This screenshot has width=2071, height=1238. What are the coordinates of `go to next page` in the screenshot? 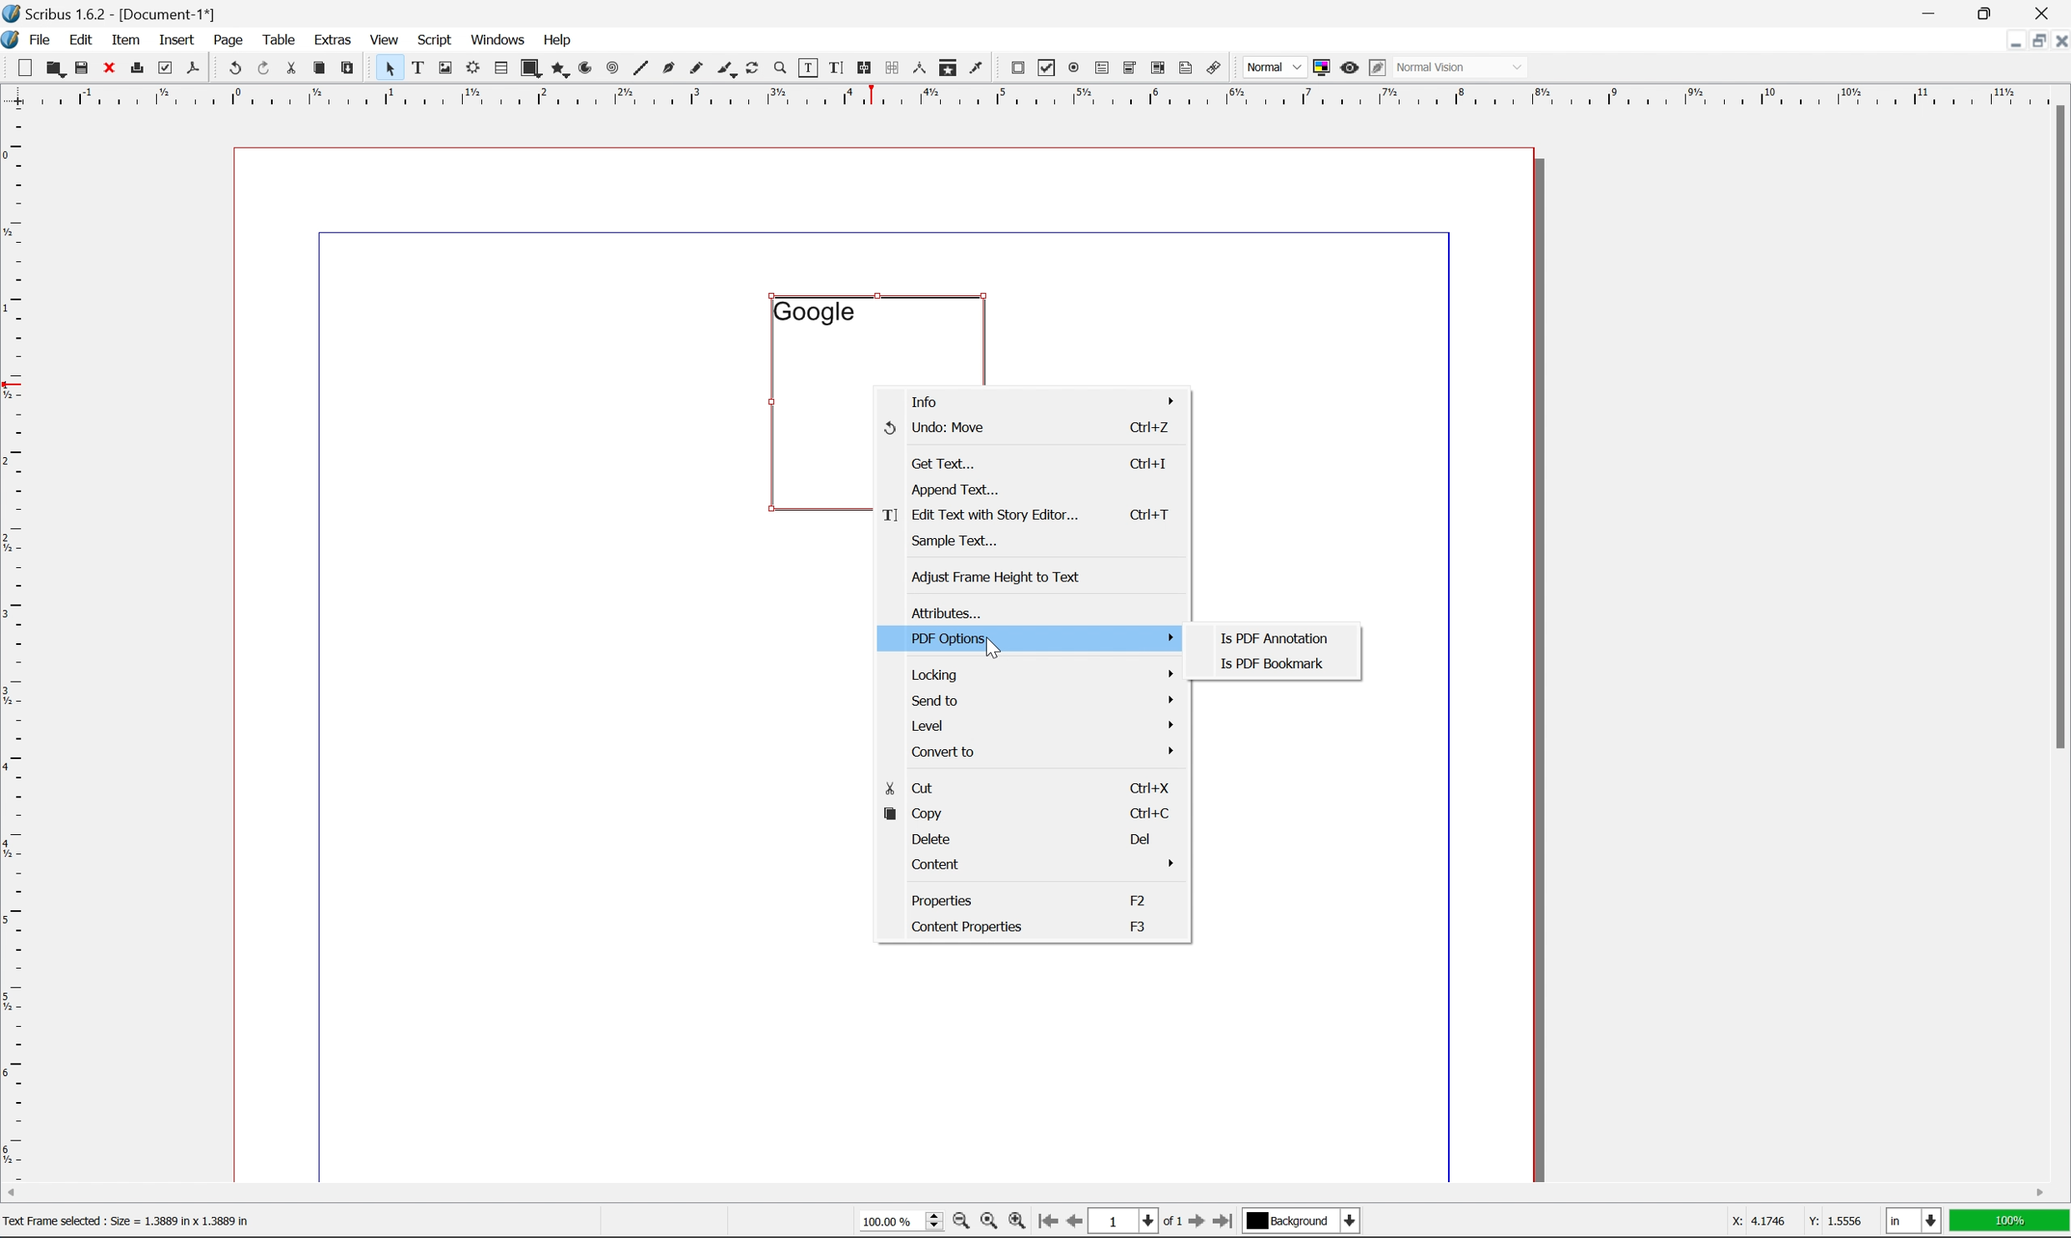 It's located at (1192, 1223).